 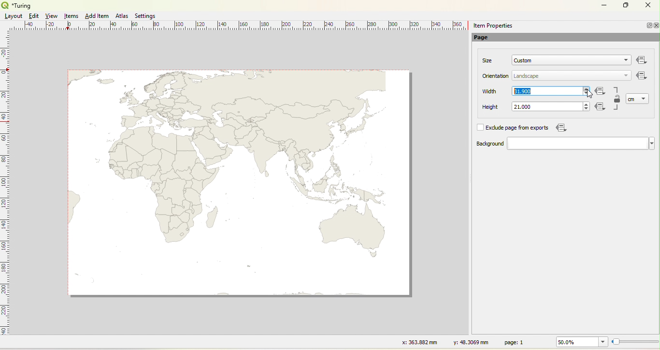 I want to click on item properties, so click(x=493, y=26).